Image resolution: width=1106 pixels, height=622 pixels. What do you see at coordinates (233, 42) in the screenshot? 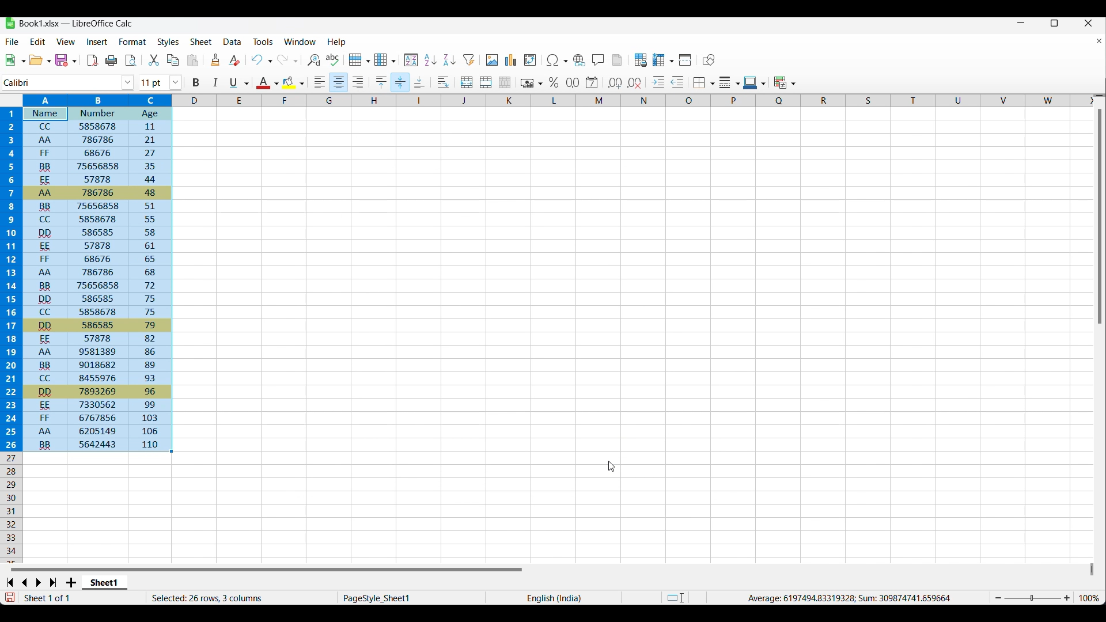
I see `Data menu` at bounding box center [233, 42].